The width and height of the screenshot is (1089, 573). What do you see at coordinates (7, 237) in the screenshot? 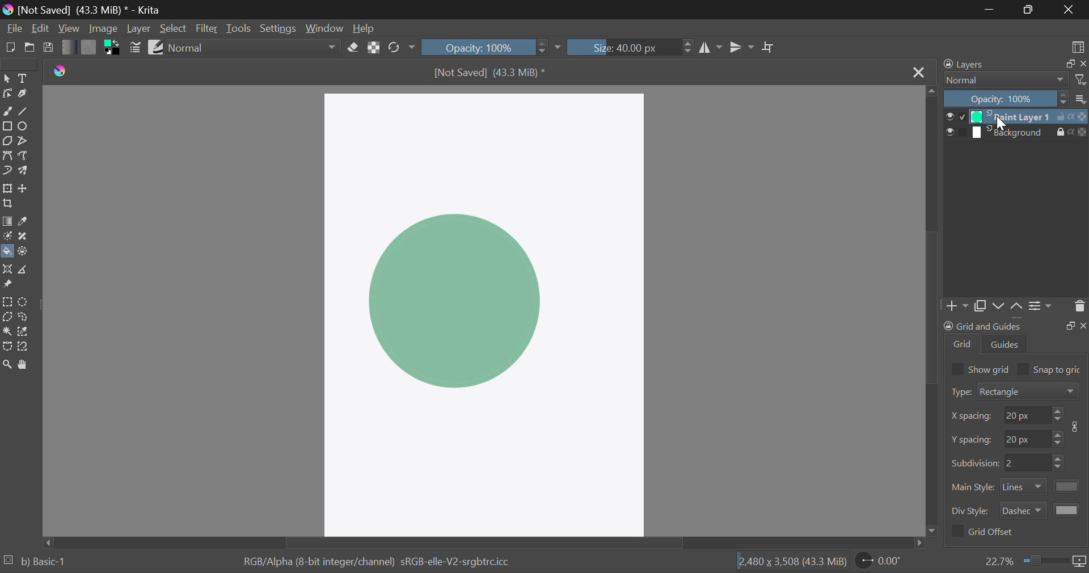
I see `Colorize Mask Tool` at bounding box center [7, 237].